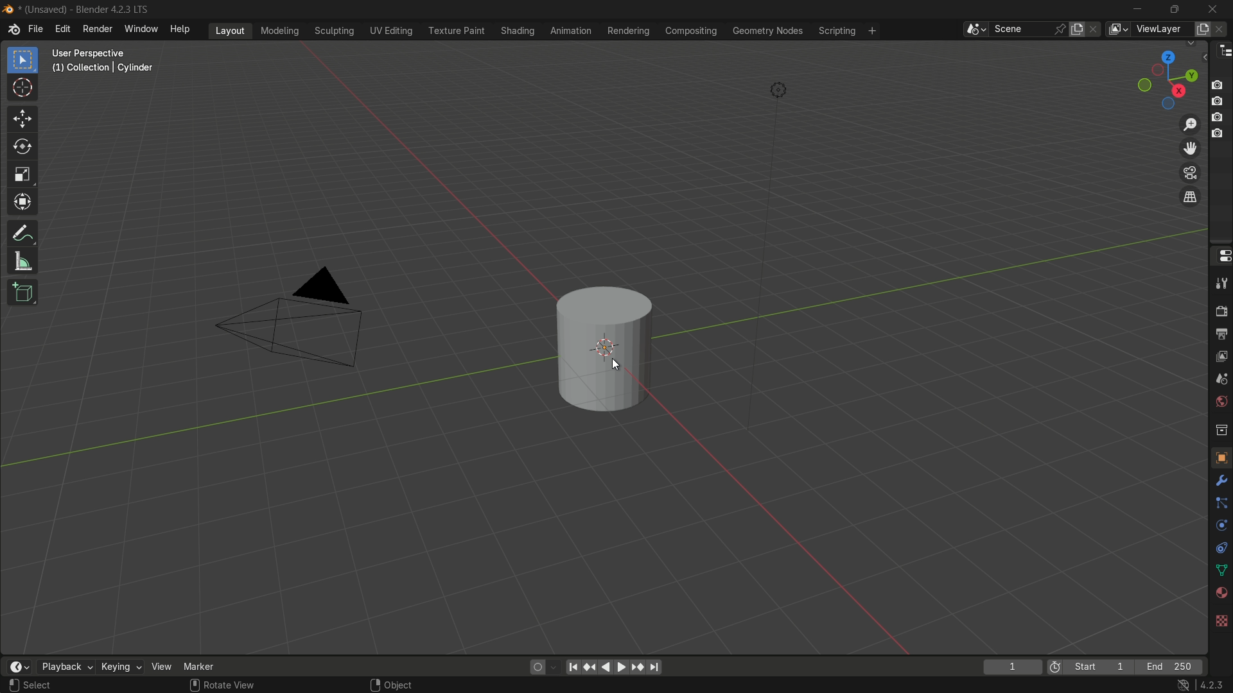 The image size is (1233, 693). What do you see at coordinates (1221, 379) in the screenshot?
I see `scenes` at bounding box center [1221, 379].